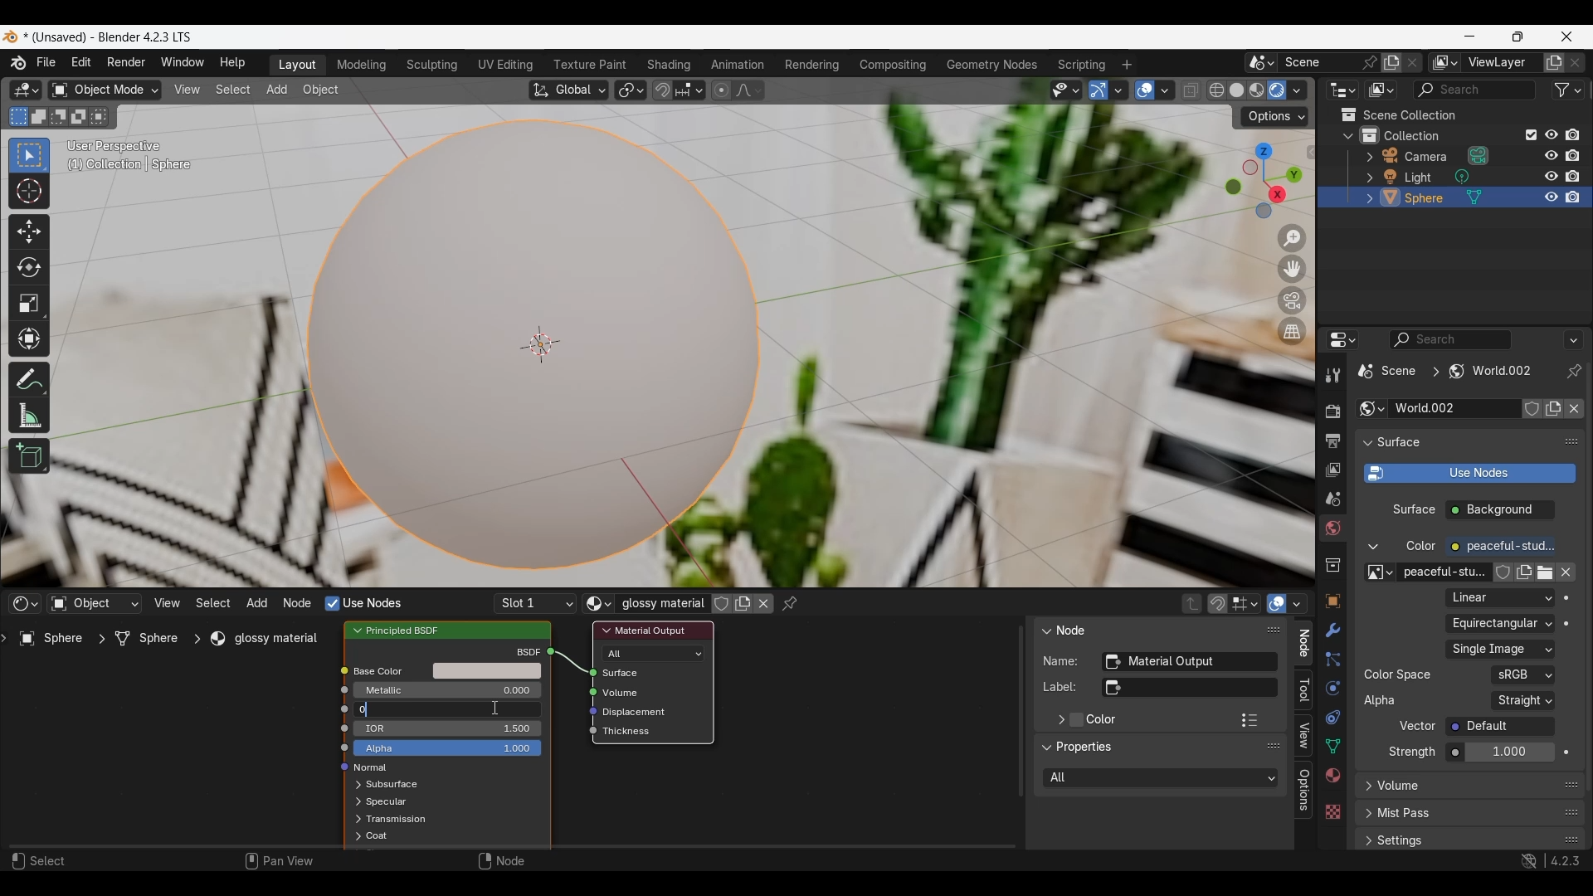 The width and height of the screenshot is (1593, 896). I want to click on Amount of metallic base, so click(447, 690).